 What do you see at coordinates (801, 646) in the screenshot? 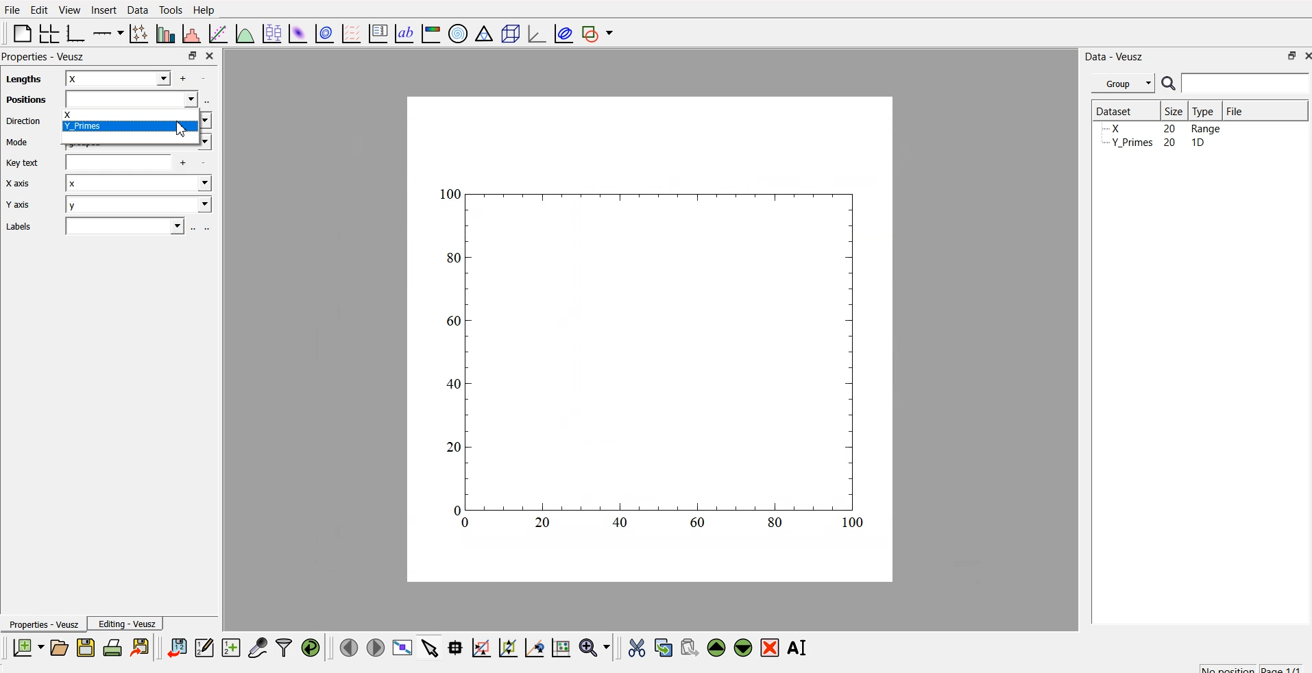
I see `rename the selected widget` at bounding box center [801, 646].